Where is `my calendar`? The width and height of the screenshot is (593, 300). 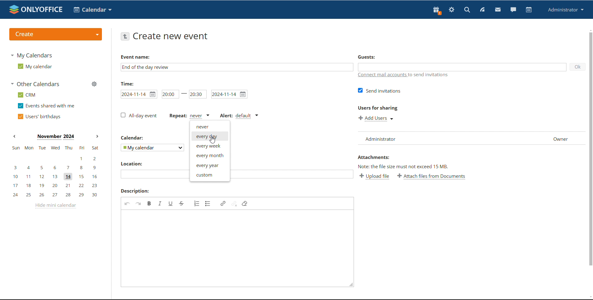 my calendar is located at coordinates (34, 66).